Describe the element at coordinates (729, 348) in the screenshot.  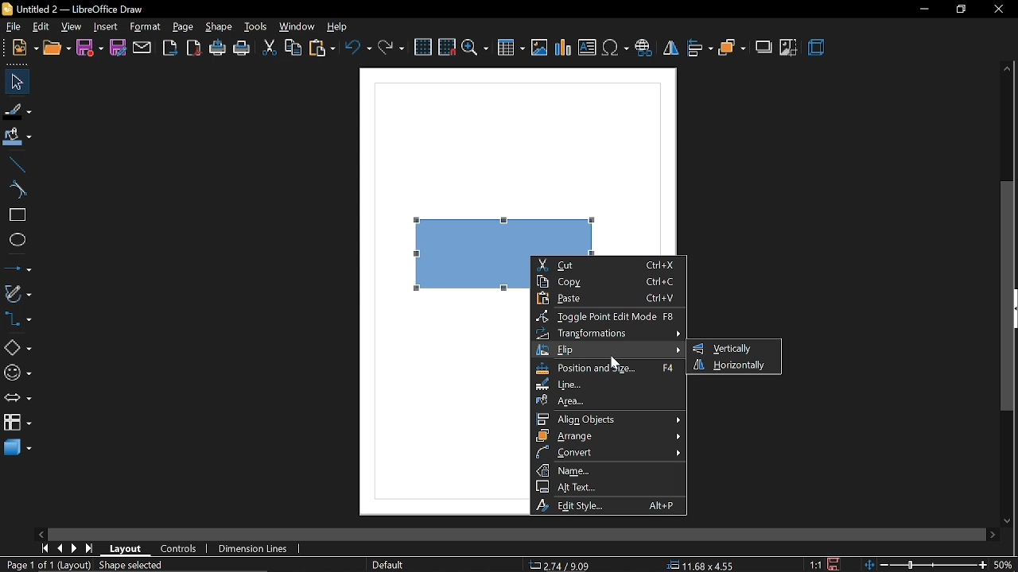
I see `vertically` at that location.